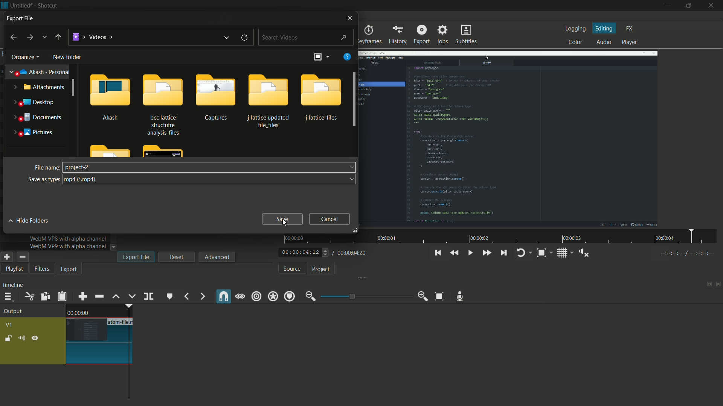 This screenshot has height=406, width=723. What do you see at coordinates (330, 219) in the screenshot?
I see `cancel` at bounding box center [330, 219].